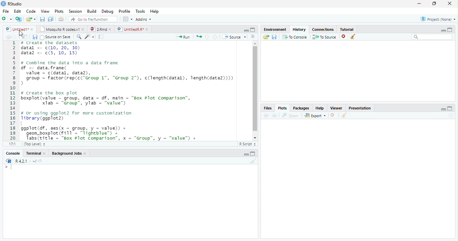  Describe the element at coordinates (9, 161) in the screenshot. I see `R` at that location.